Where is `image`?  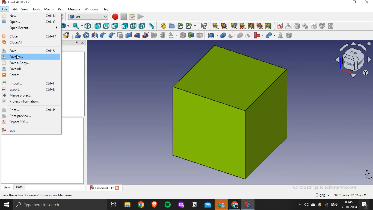
image is located at coordinates (233, 111).